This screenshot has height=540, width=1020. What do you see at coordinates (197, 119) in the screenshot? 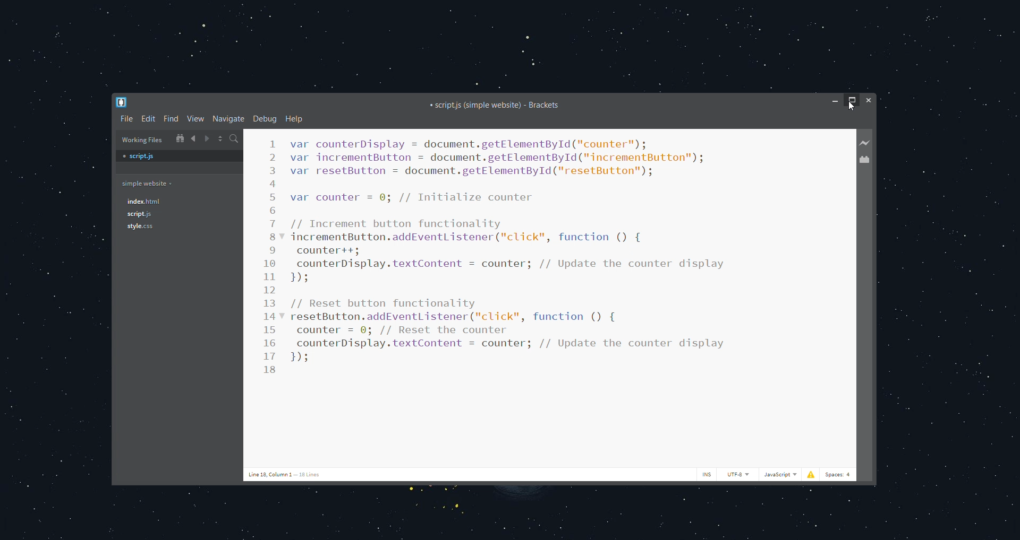
I see `view` at bounding box center [197, 119].